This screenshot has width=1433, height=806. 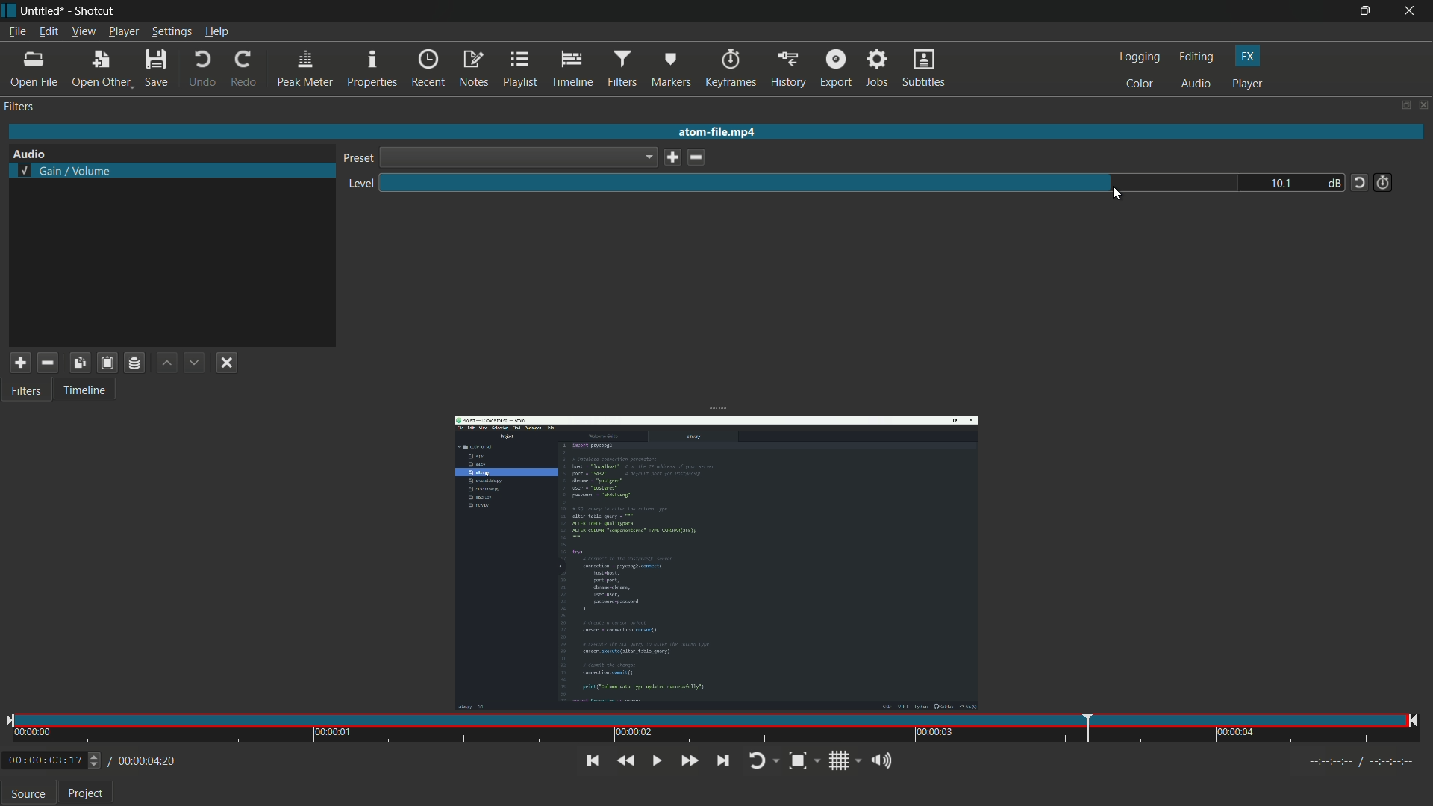 I want to click on Audio, so click(x=34, y=150).